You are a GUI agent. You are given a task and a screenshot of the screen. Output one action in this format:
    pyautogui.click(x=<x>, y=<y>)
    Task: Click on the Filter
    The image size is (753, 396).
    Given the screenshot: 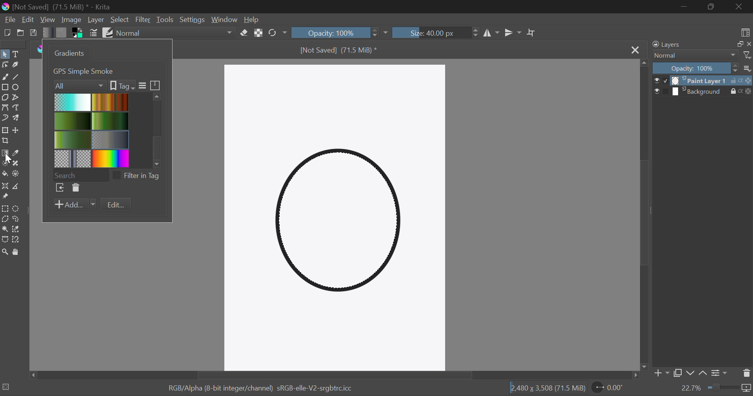 What is the action you would take?
    pyautogui.click(x=143, y=20)
    